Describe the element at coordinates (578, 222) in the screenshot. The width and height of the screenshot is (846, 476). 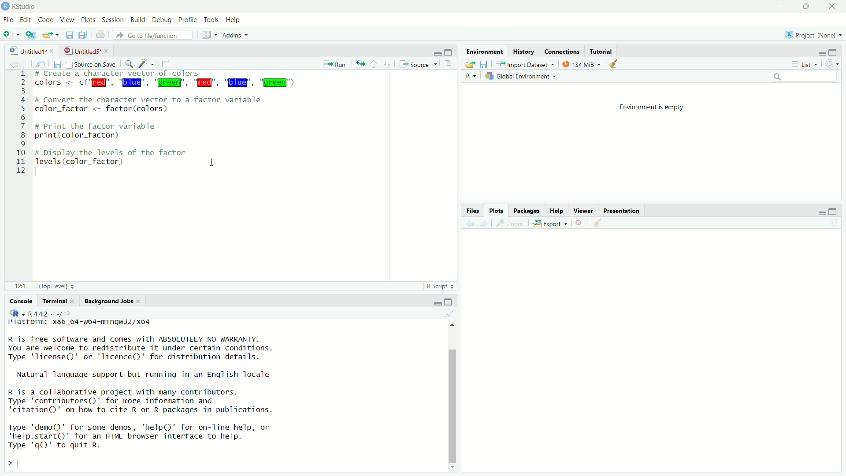
I see `remove the current plot` at that location.